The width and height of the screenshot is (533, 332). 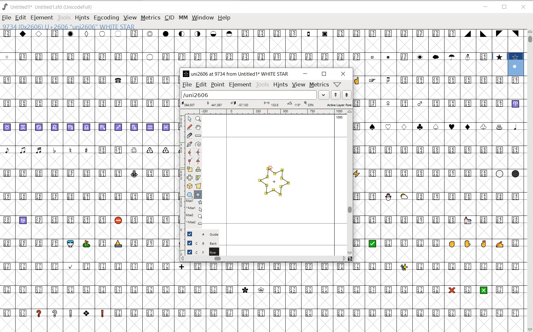 What do you see at coordinates (305, 74) in the screenshot?
I see `MINIMIZE` at bounding box center [305, 74].